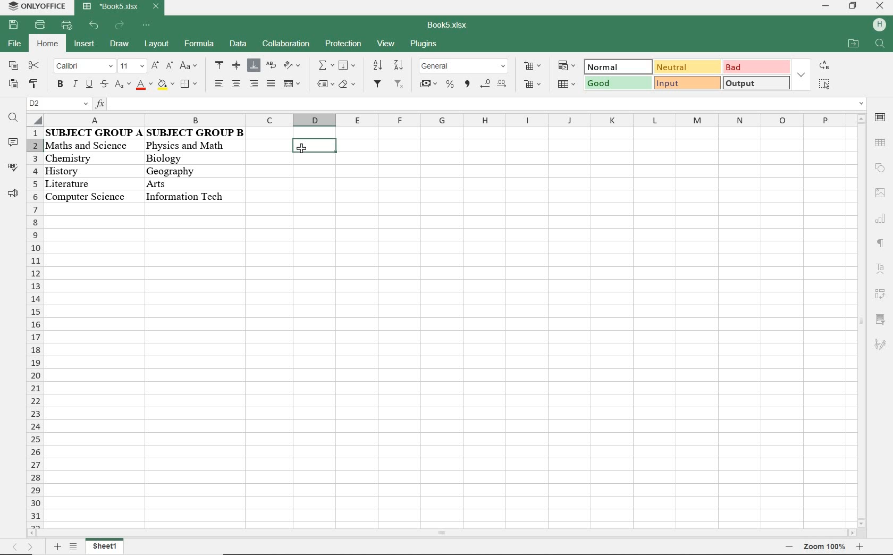 The image size is (893, 555). What do you see at coordinates (33, 535) in the screenshot?
I see `scroll left` at bounding box center [33, 535].